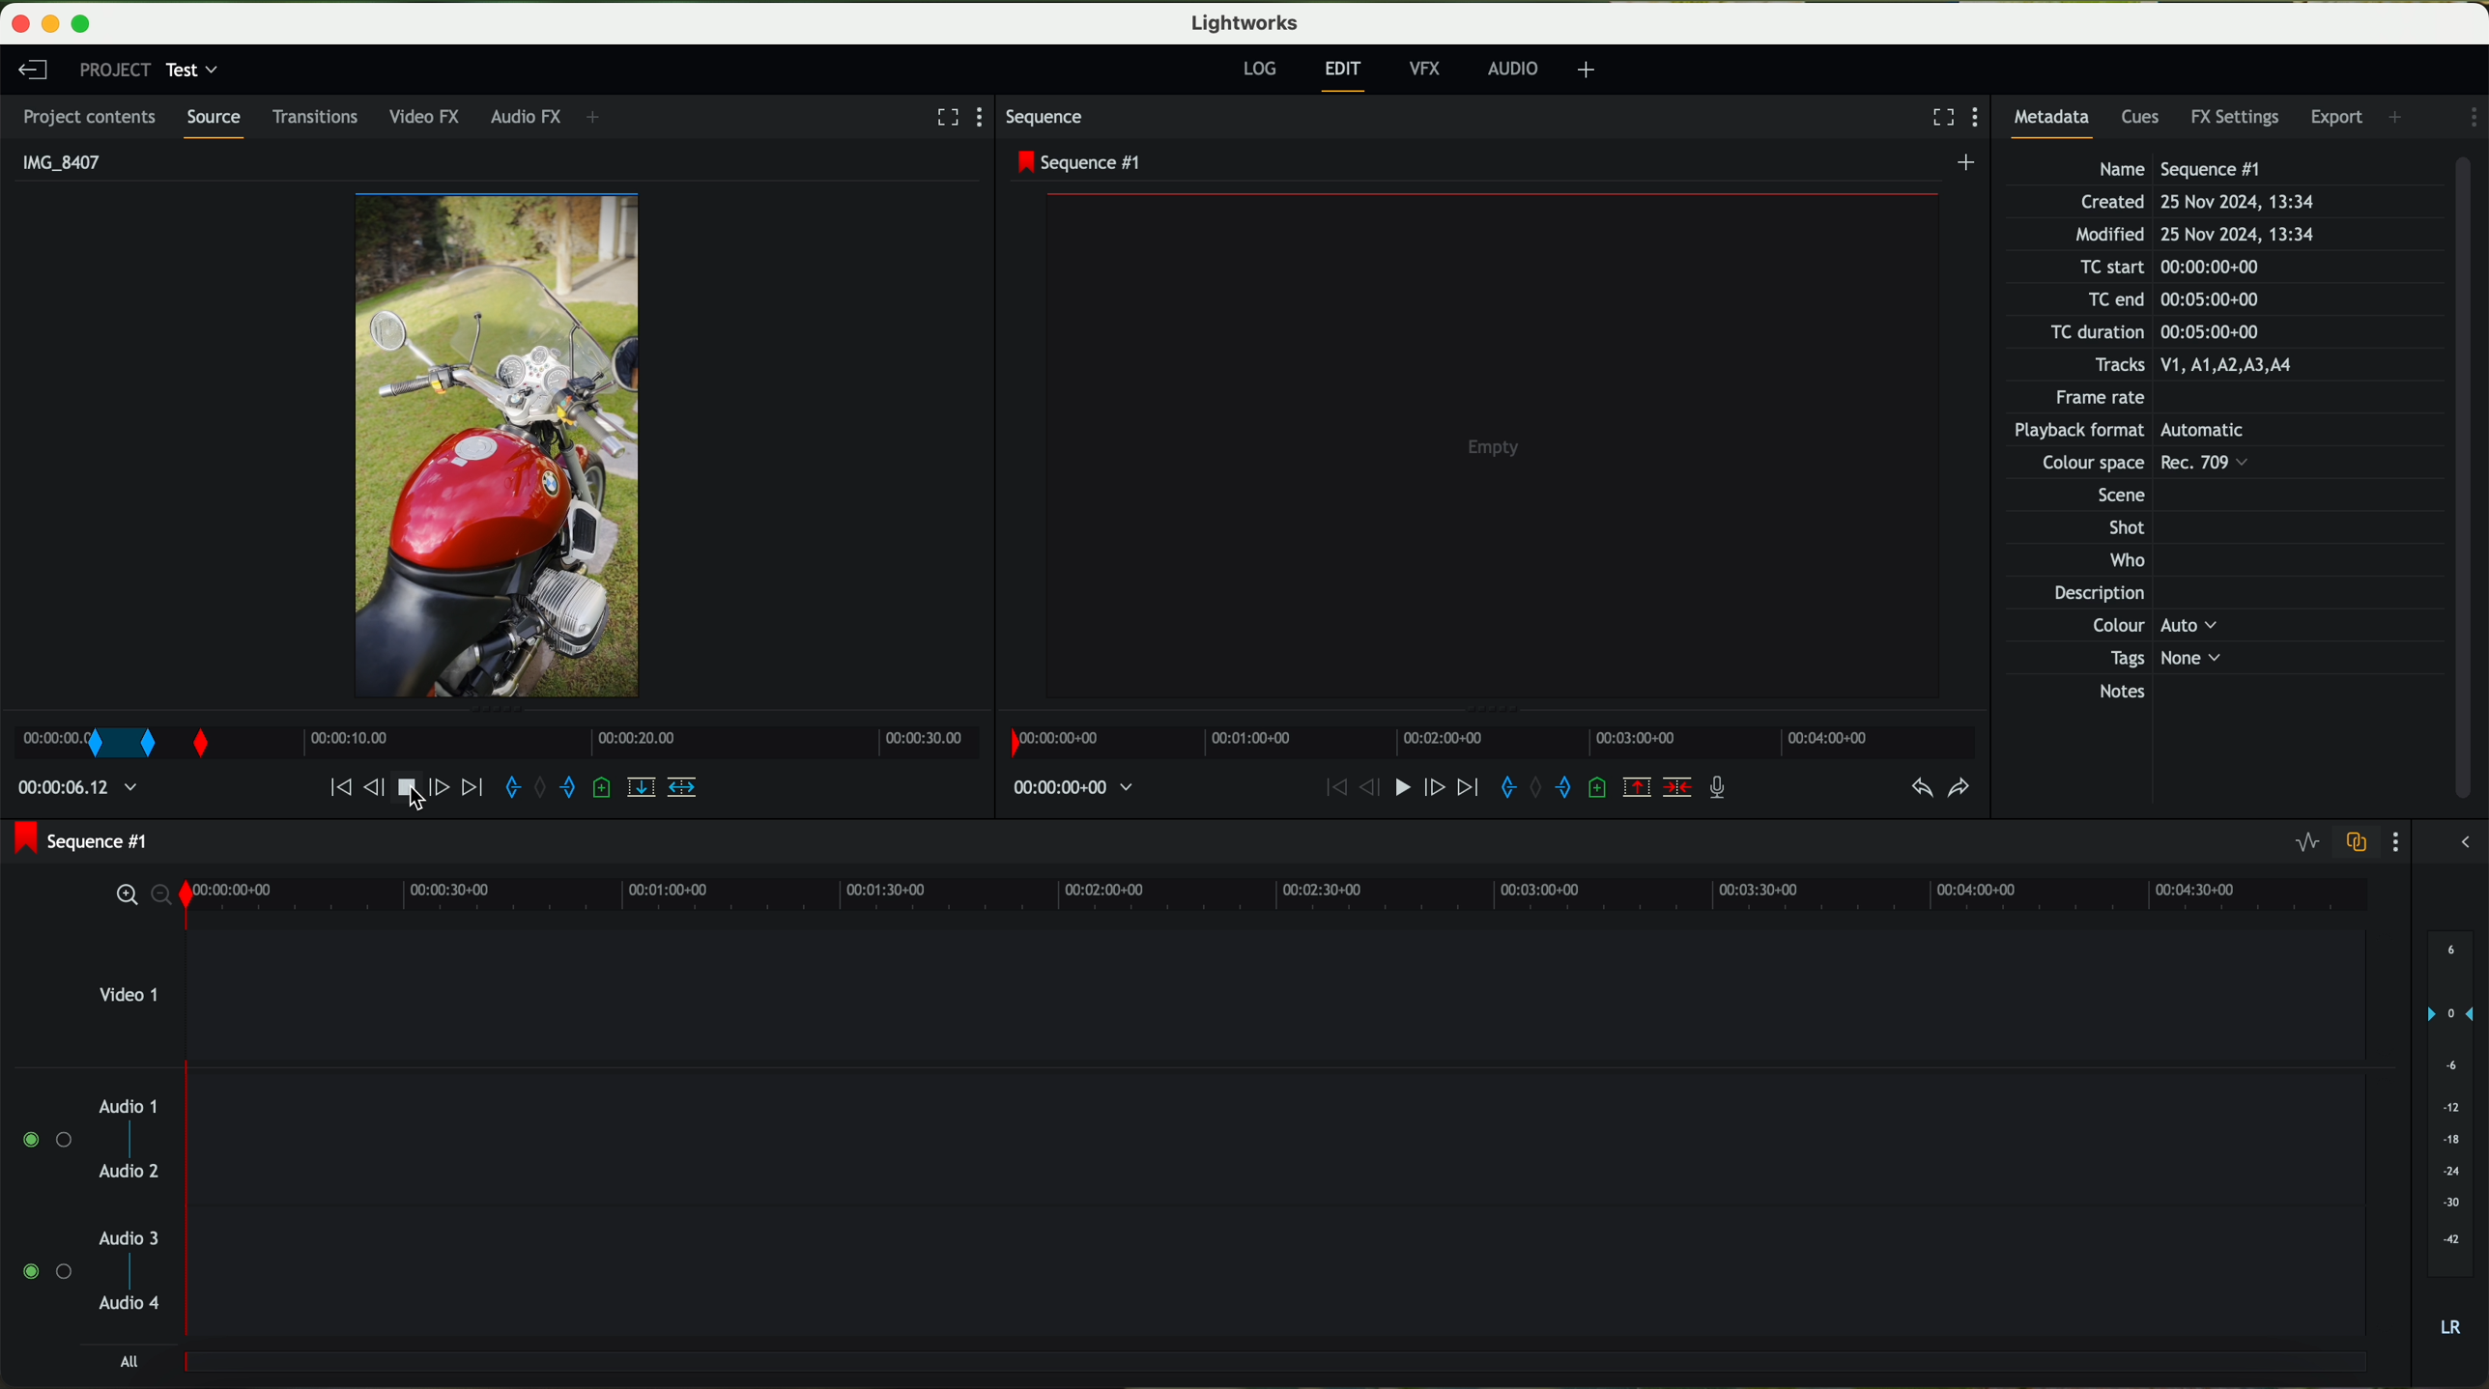 The image size is (2489, 1389). Describe the element at coordinates (1677, 788) in the screenshot. I see `delete/cut` at that location.